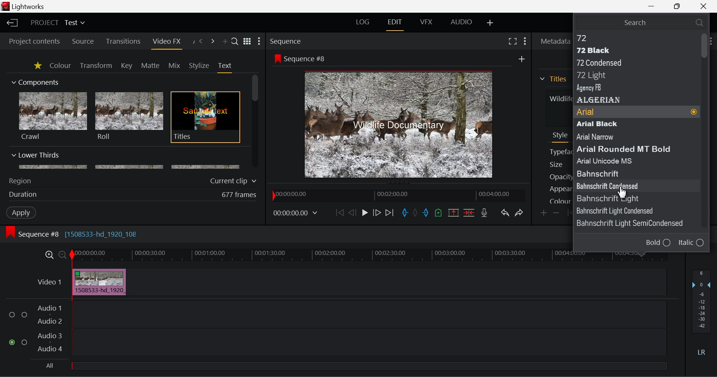  Describe the element at coordinates (369, 256) in the screenshot. I see `Project Timeline` at that location.